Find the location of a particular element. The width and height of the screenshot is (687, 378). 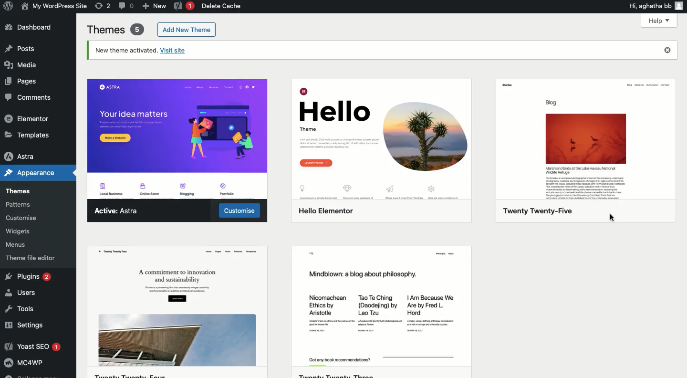

Customize is located at coordinates (240, 209).